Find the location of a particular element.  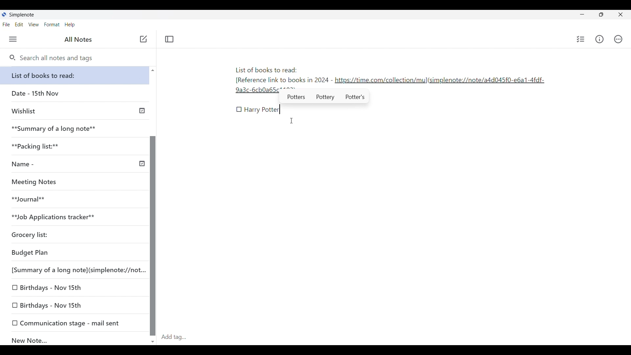

Insert checklist is located at coordinates (581, 39).